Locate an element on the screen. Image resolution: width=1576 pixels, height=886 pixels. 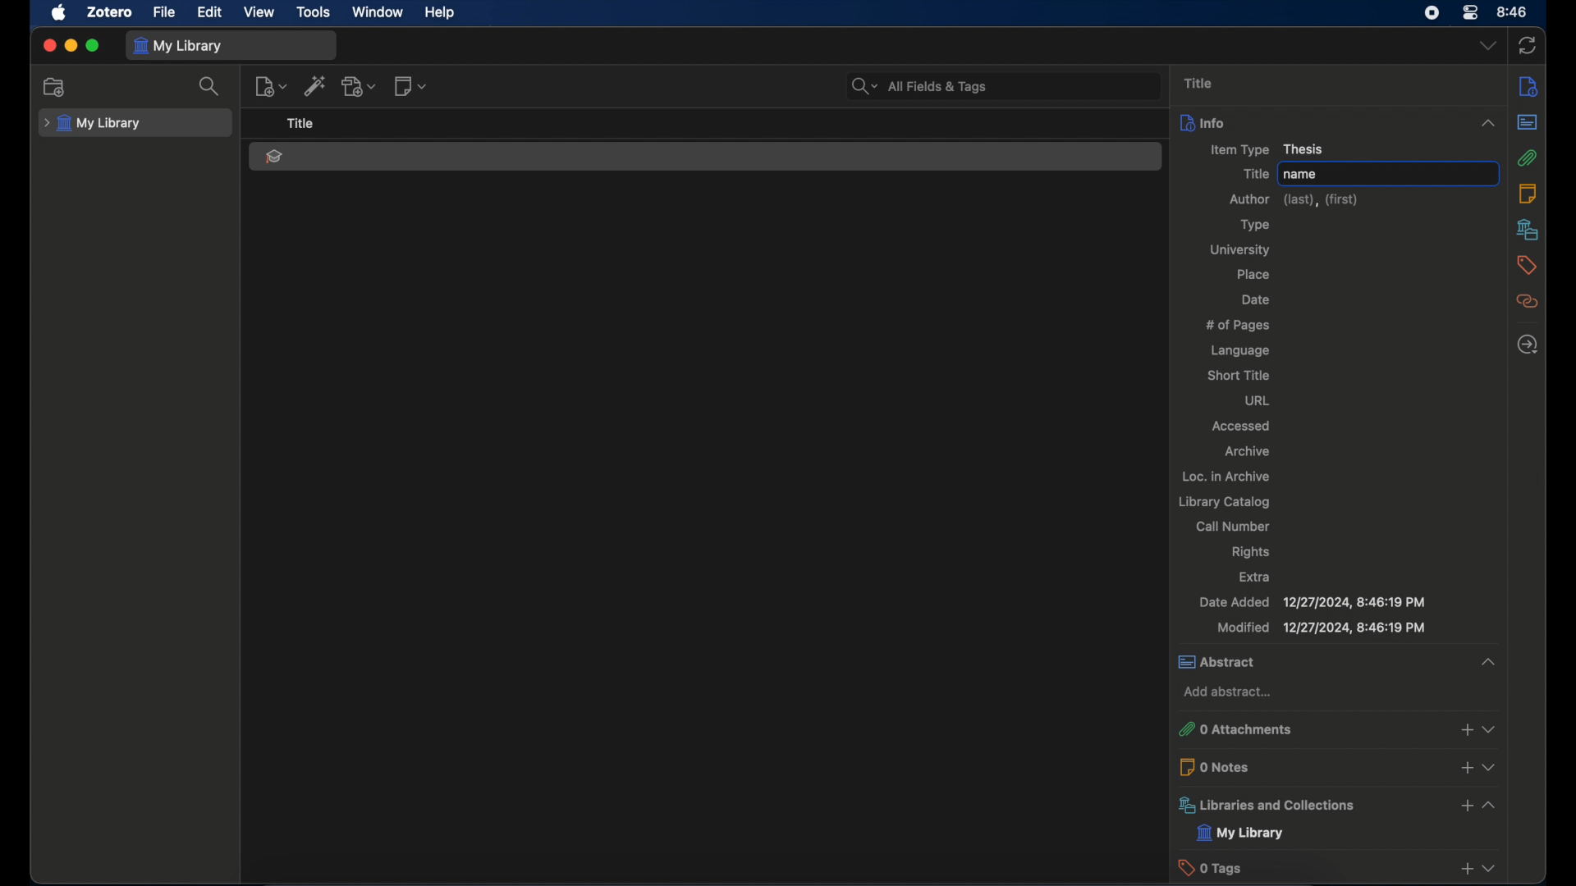
dropdown is located at coordinates (1490, 767).